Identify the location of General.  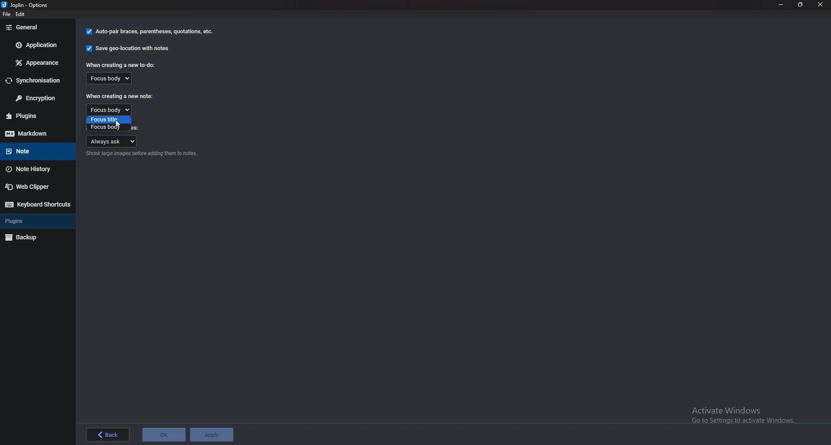
(35, 27).